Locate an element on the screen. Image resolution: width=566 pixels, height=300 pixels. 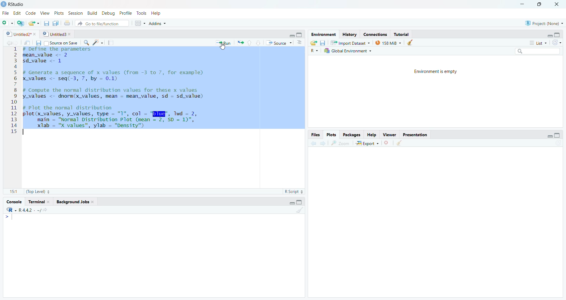
Plots is located at coordinates (59, 12).